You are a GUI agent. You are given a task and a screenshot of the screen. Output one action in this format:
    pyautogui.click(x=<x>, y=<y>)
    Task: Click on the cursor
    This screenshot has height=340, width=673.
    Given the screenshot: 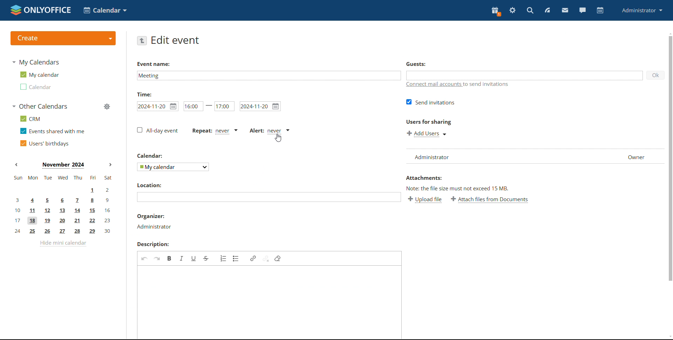 What is the action you would take?
    pyautogui.click(x=278, y=138)
    